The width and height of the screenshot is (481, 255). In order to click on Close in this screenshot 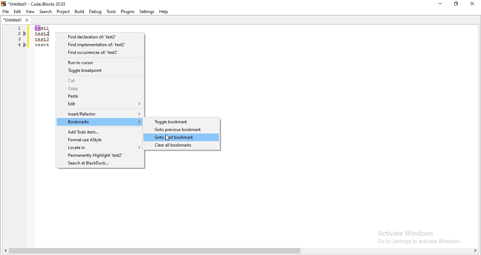, I will do `click(473, 4)`.